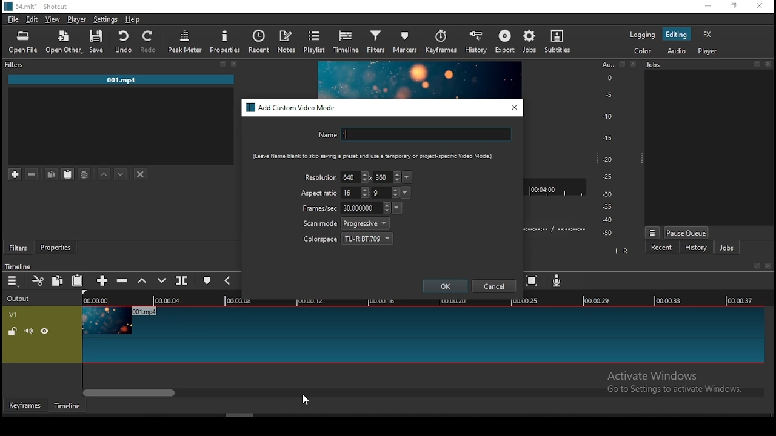 The image size is (776, 436). What do you see at coordinates (222, 64) in the screenshot?
I see `restore` at bounding box center [222, 64].